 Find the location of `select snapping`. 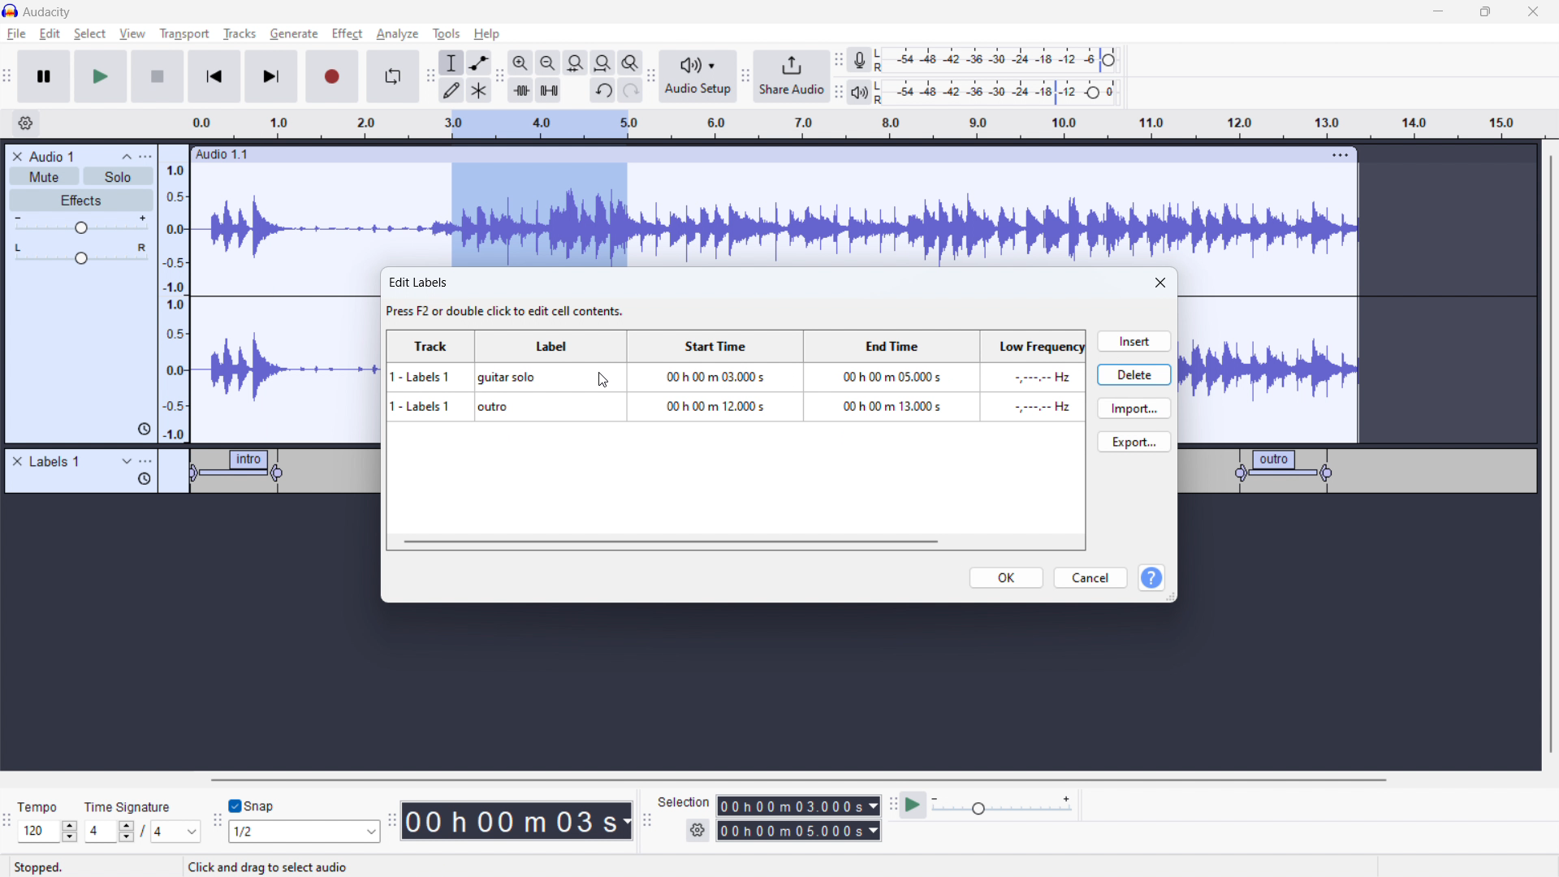

select snapping is located at coordinates (304, 831).